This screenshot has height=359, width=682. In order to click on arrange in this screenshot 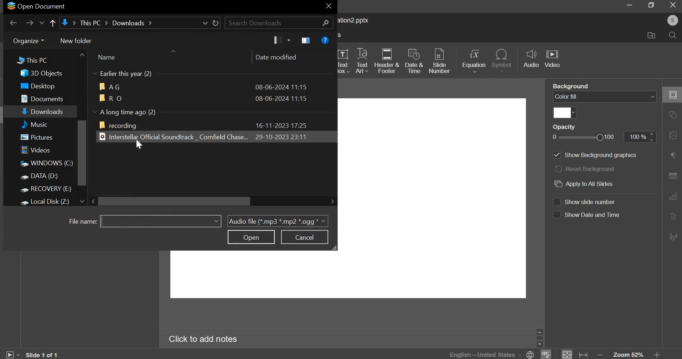, I will do `click(173, 51)`.